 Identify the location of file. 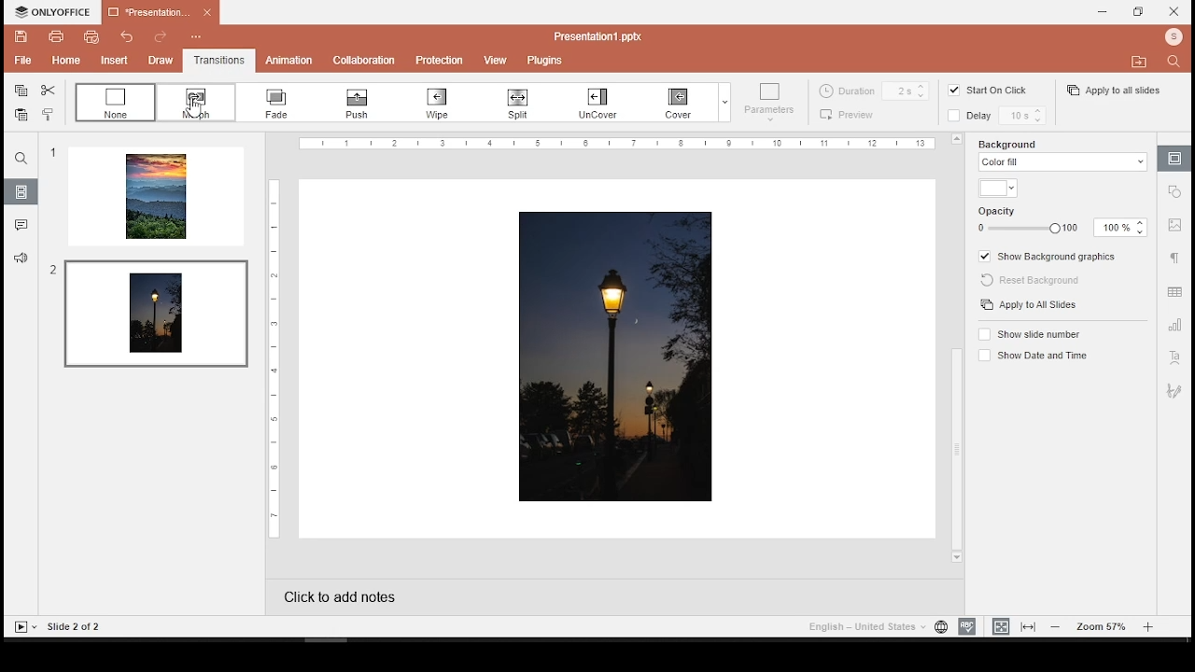
(20, 61).